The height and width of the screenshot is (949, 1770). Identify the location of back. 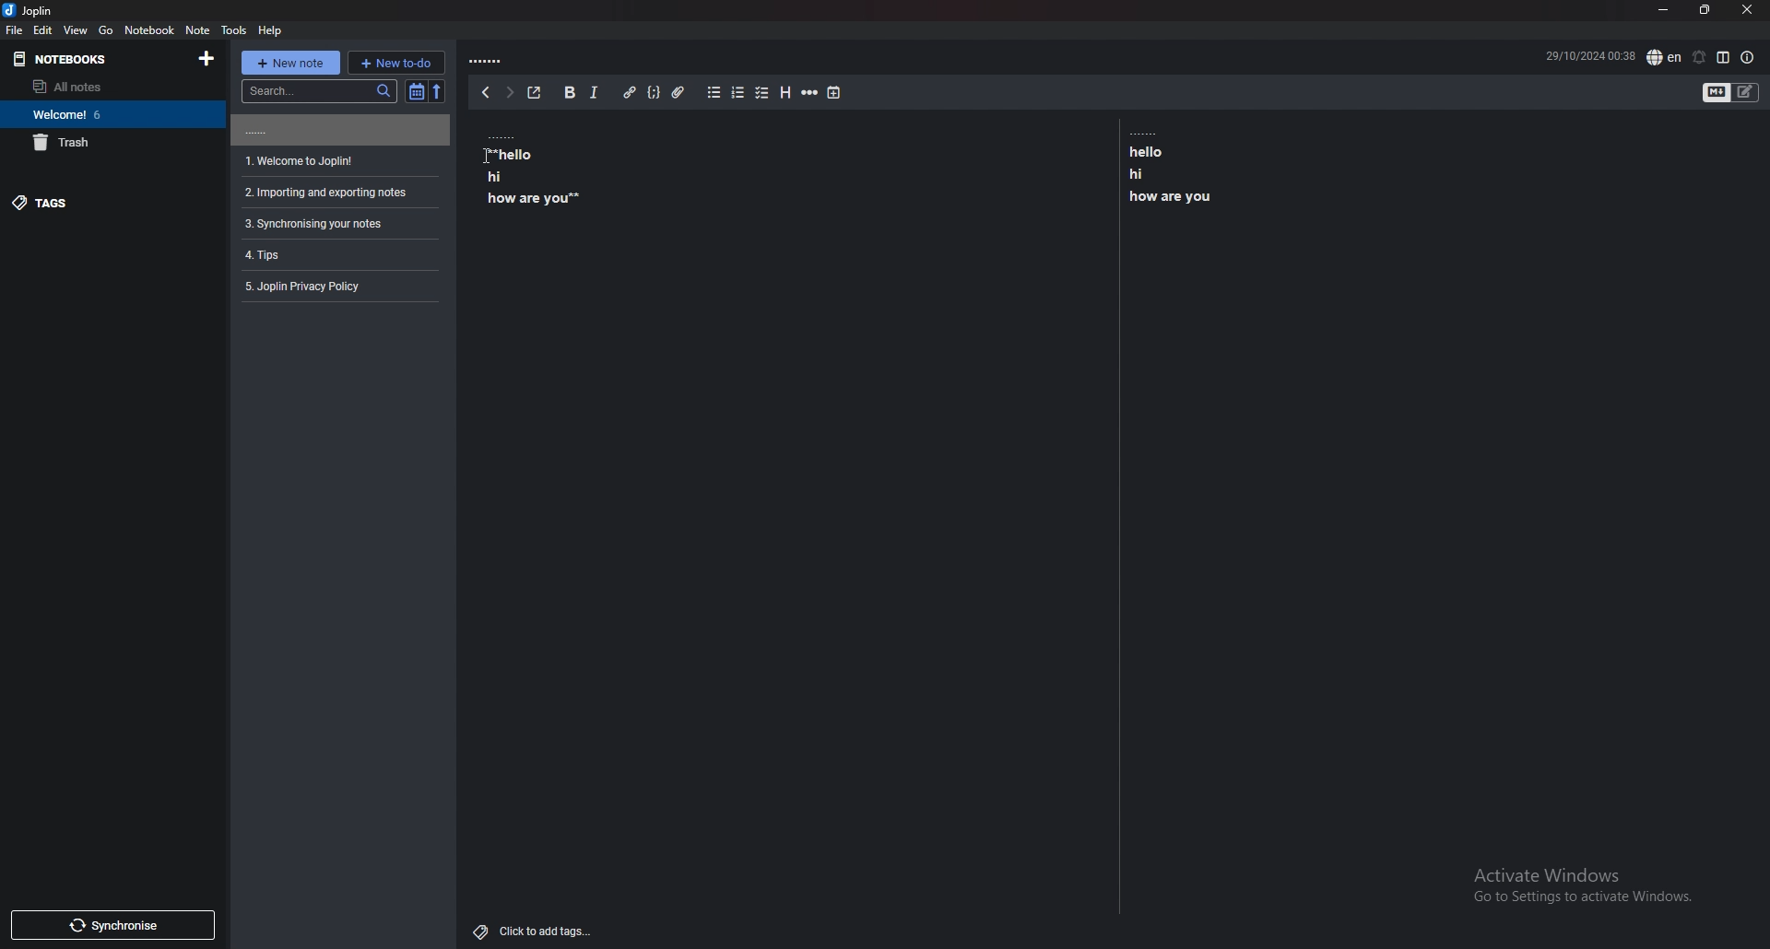
(486, 92).